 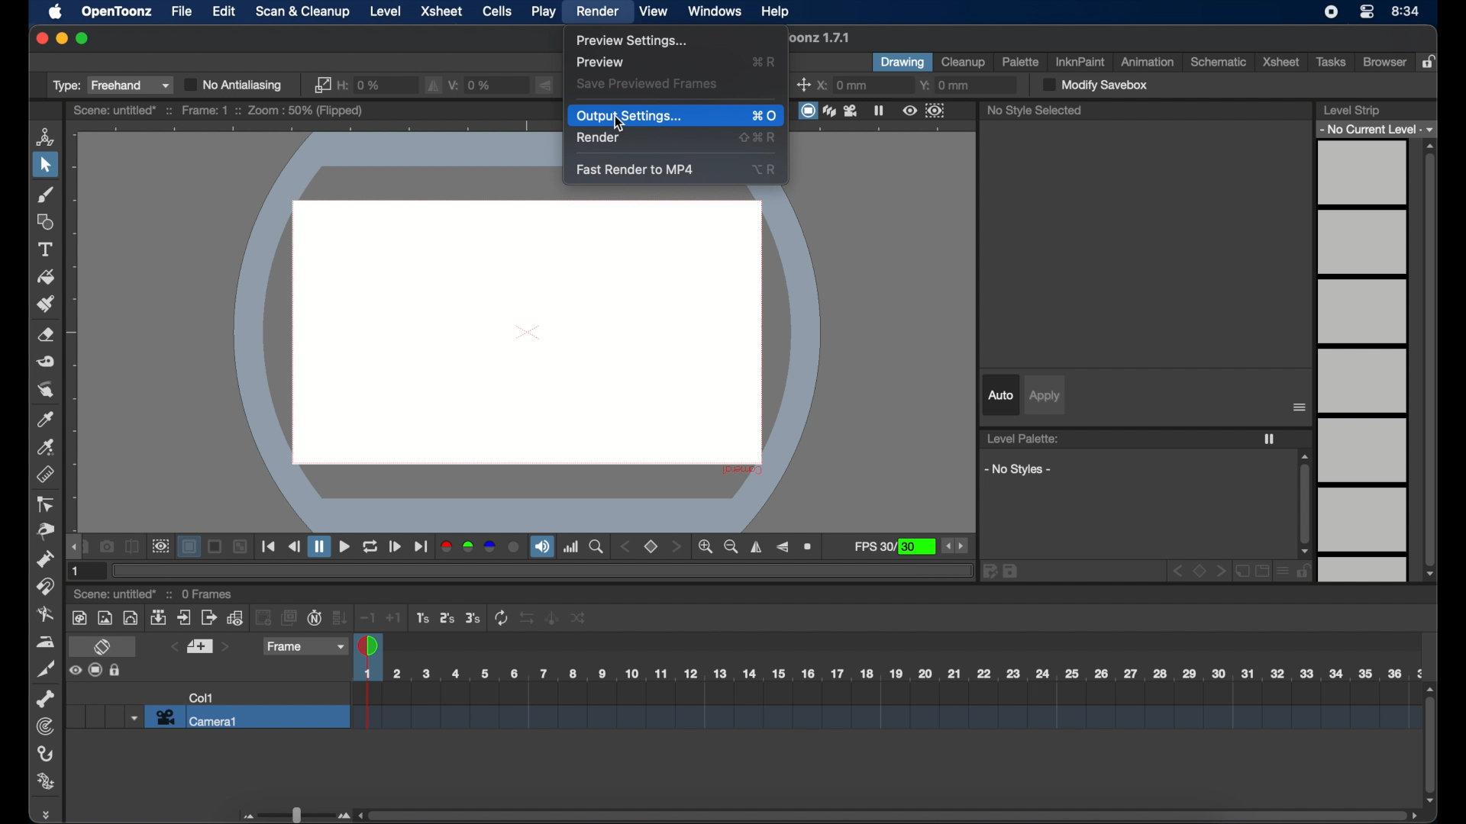 What do you see at coordinates (1305, 504) in the screenshot?
I see `scroll box` at bounding box center [1305, 504].